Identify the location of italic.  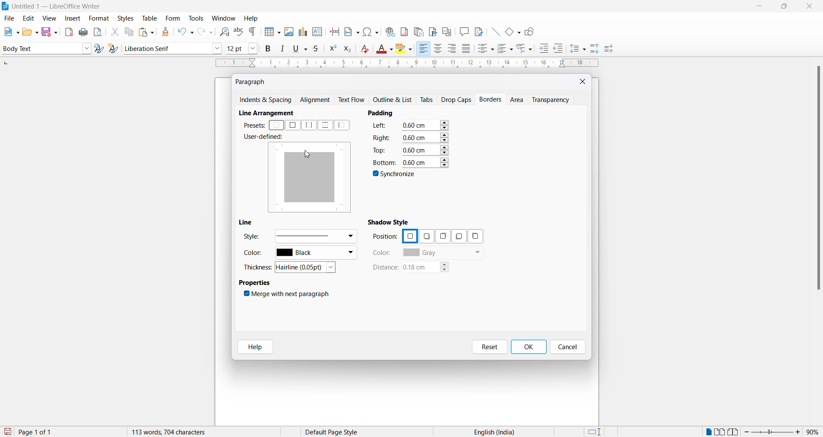
(284, 49).